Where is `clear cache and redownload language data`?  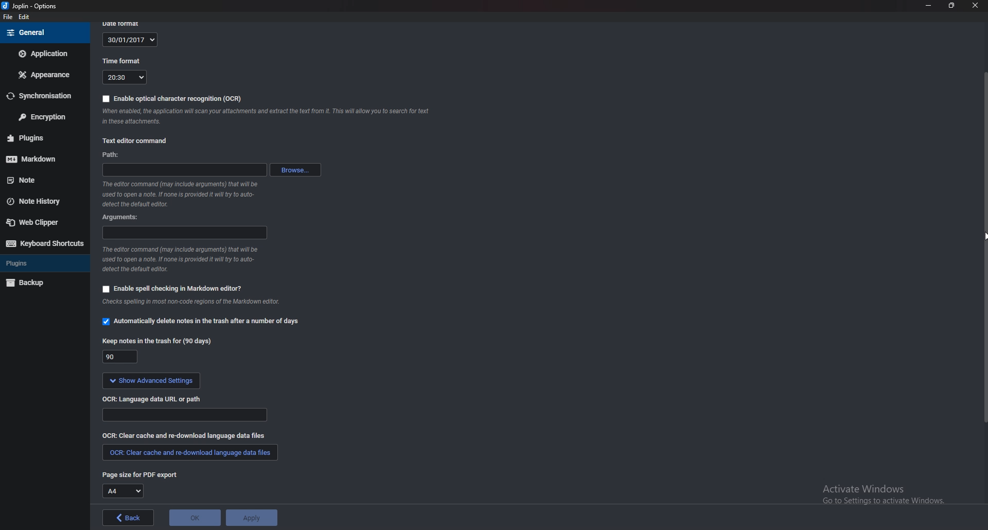 clear cache and redownload language data is located at coordinates (191, 452).